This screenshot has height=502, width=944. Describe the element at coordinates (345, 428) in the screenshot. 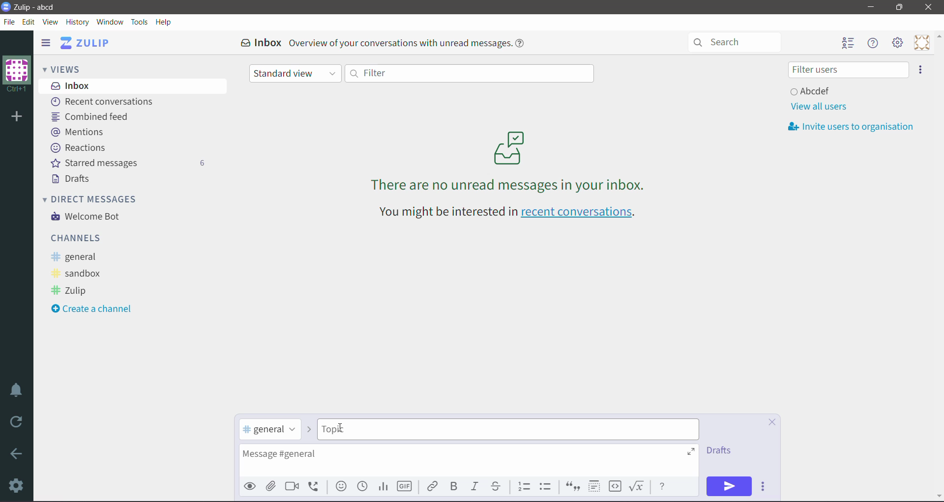

I see `Typing Cursor` at that location.